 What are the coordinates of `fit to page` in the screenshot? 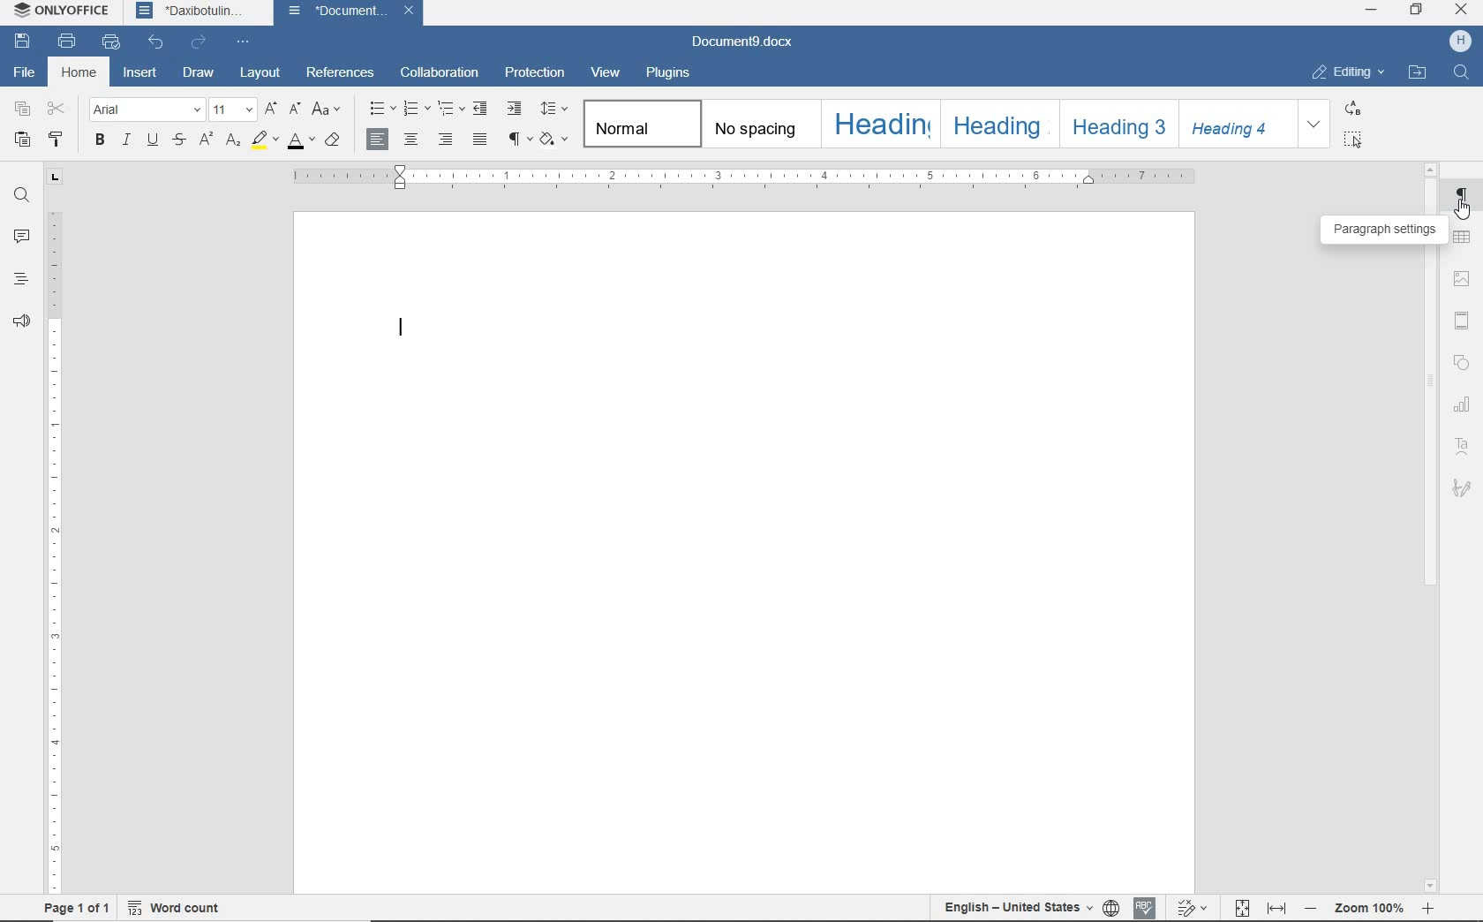 It's located at (1242, 908).